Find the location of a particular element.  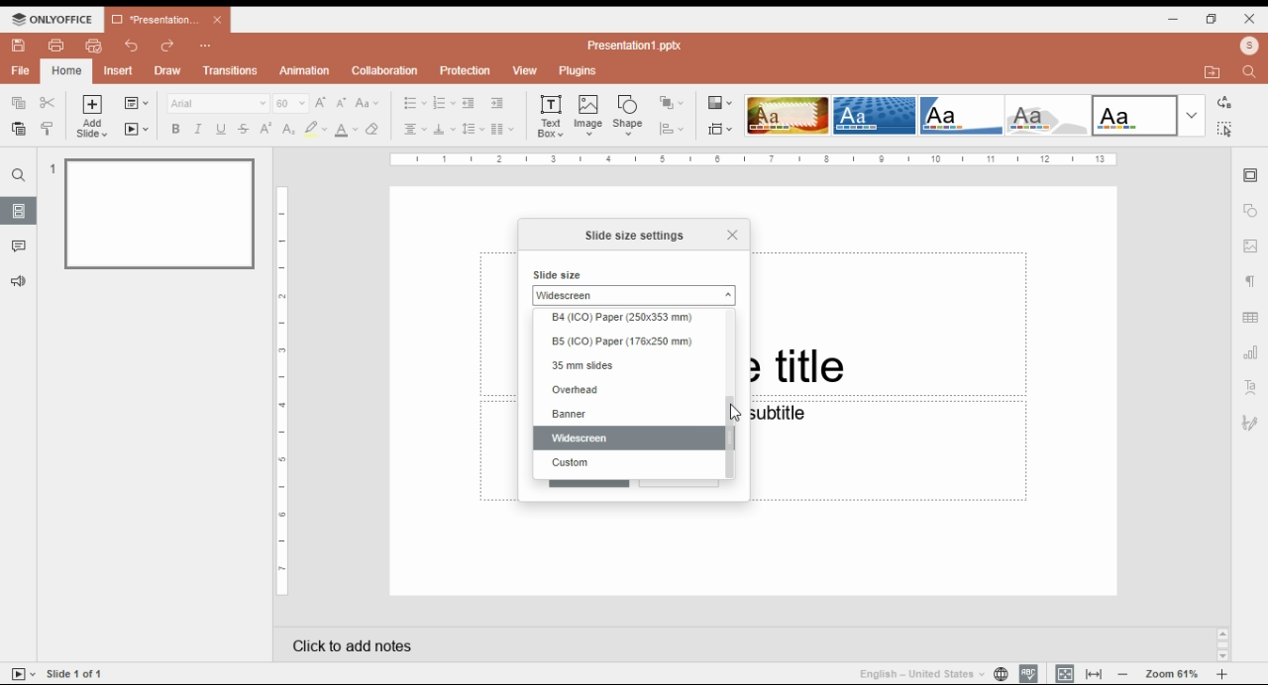

cut is located at coordinates (49, 102).